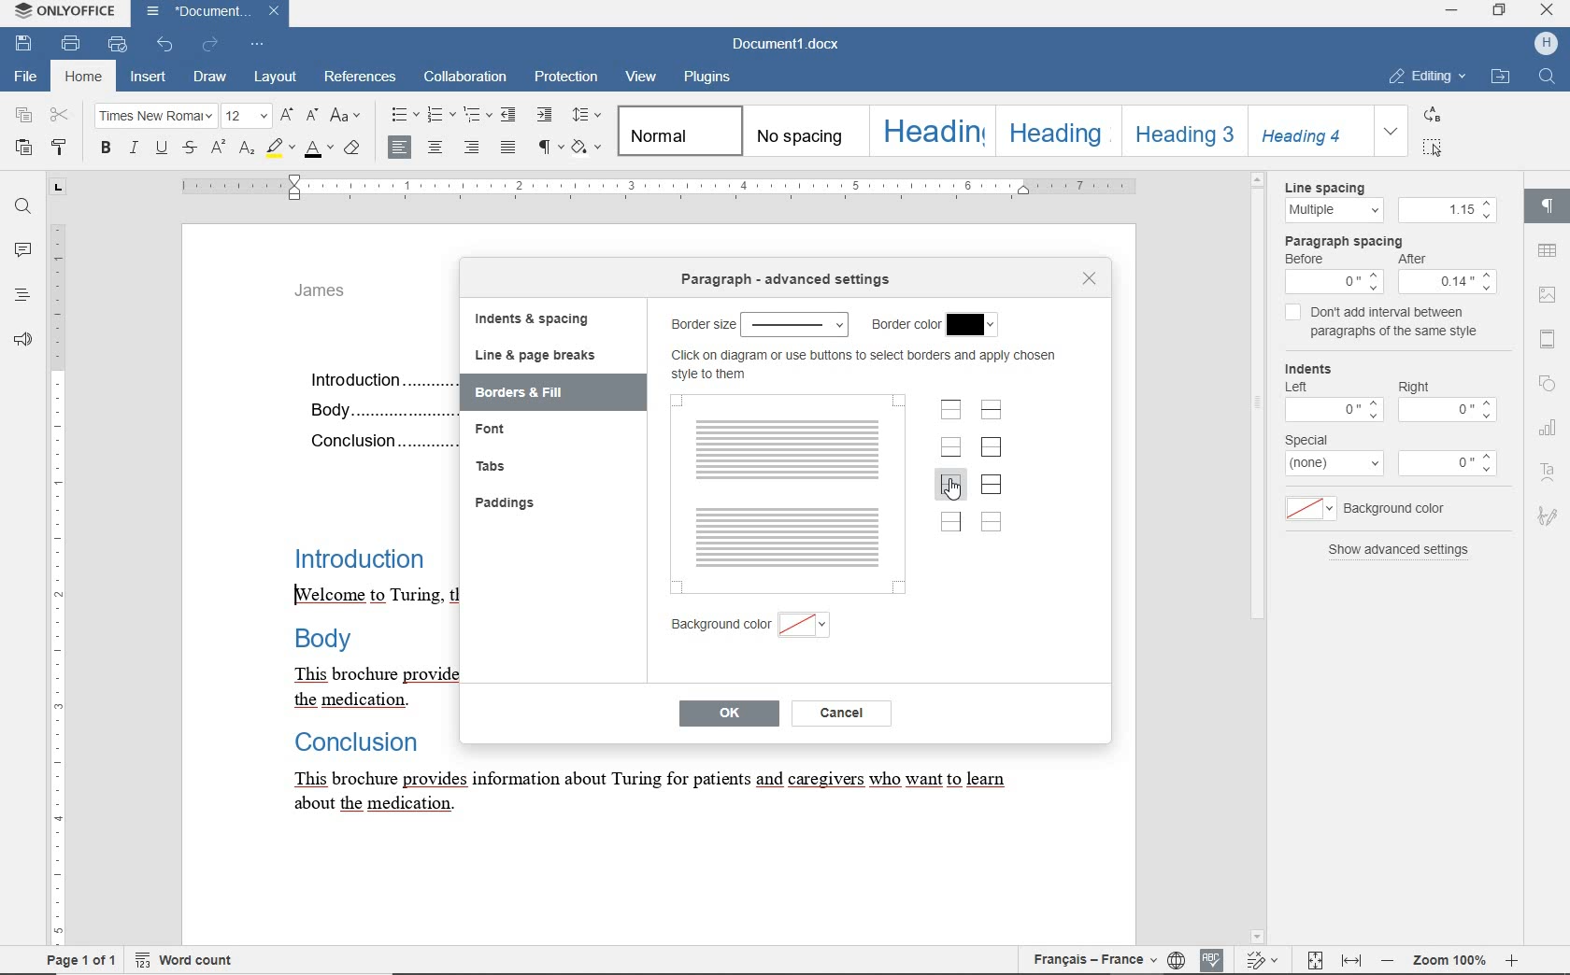  What do you see at coordinates (155, 117) in the screenshot?
I see `font` at bounding box center [155, 117].